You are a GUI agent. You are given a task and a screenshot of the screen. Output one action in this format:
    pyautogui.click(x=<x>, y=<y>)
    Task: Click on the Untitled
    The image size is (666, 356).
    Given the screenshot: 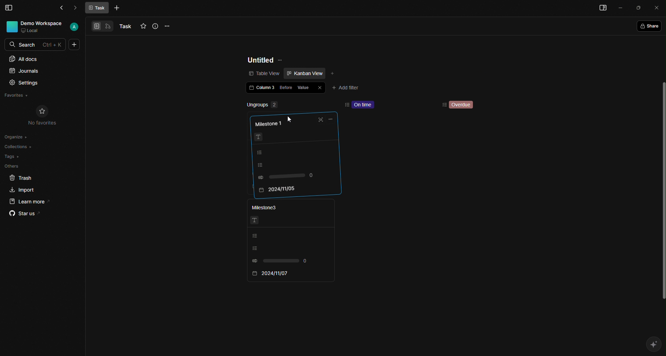 What is the action you would take?
    pyautogui.click(x=261, y=59)
    